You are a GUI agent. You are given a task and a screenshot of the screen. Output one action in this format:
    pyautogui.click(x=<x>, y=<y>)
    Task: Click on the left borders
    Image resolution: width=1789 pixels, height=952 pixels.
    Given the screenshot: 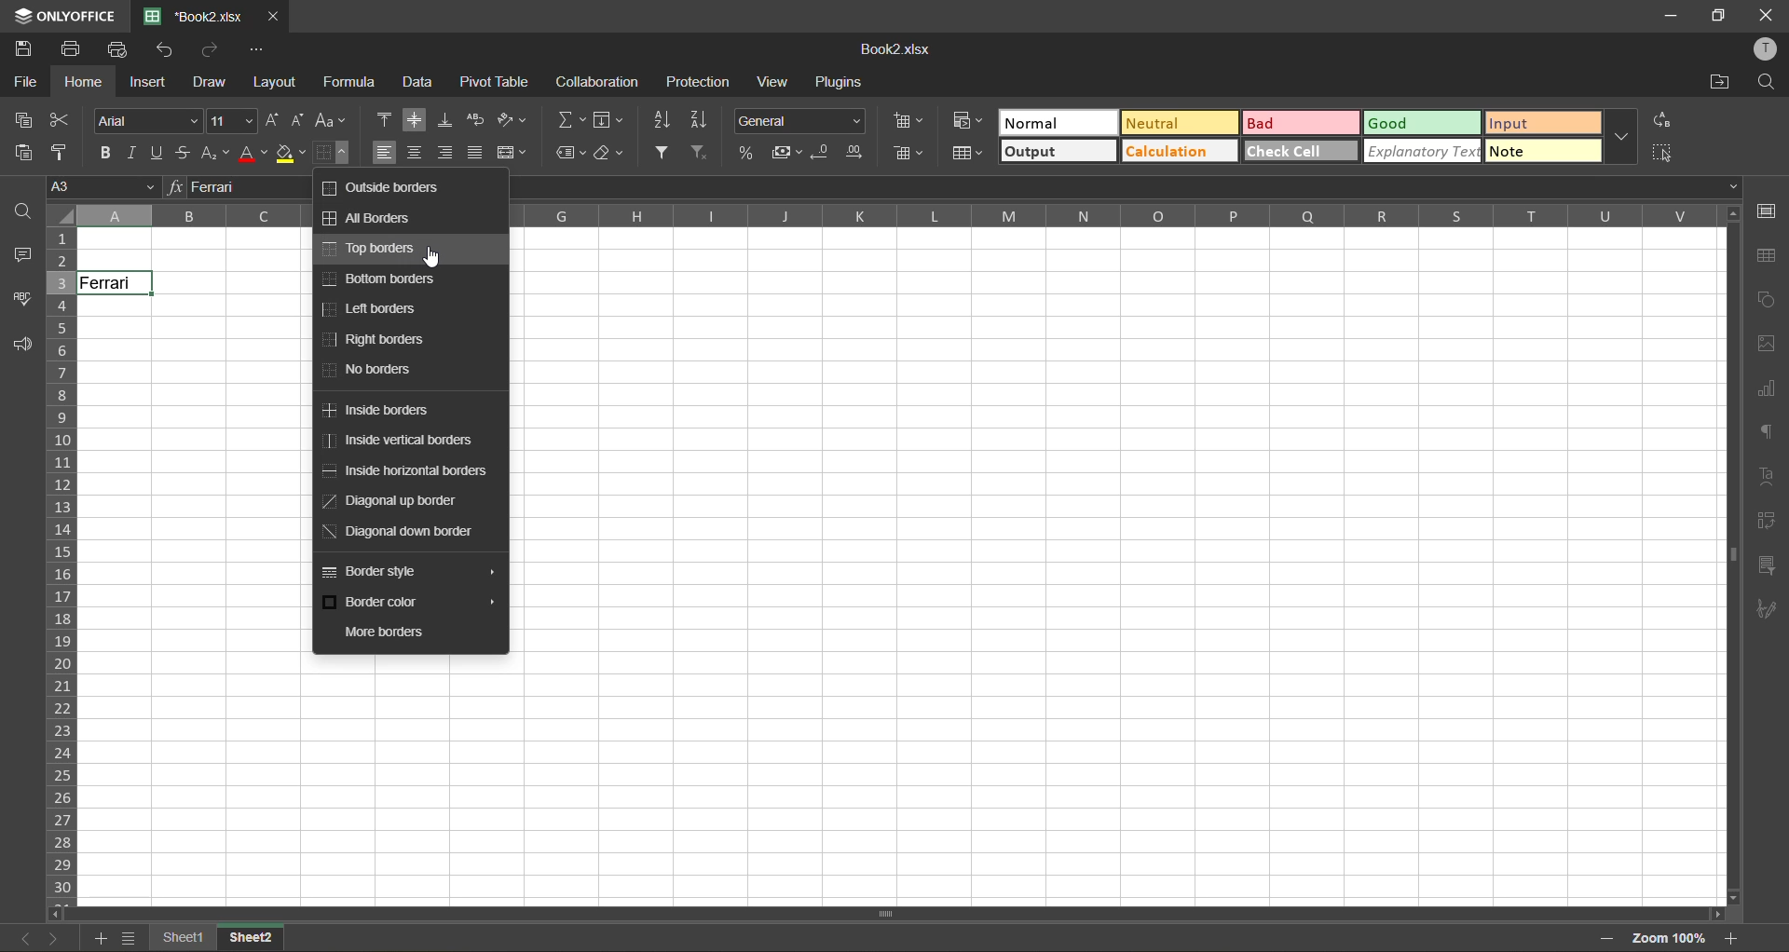 What is the action you would take?
    pyautogui.click(x=374, y=308)
    